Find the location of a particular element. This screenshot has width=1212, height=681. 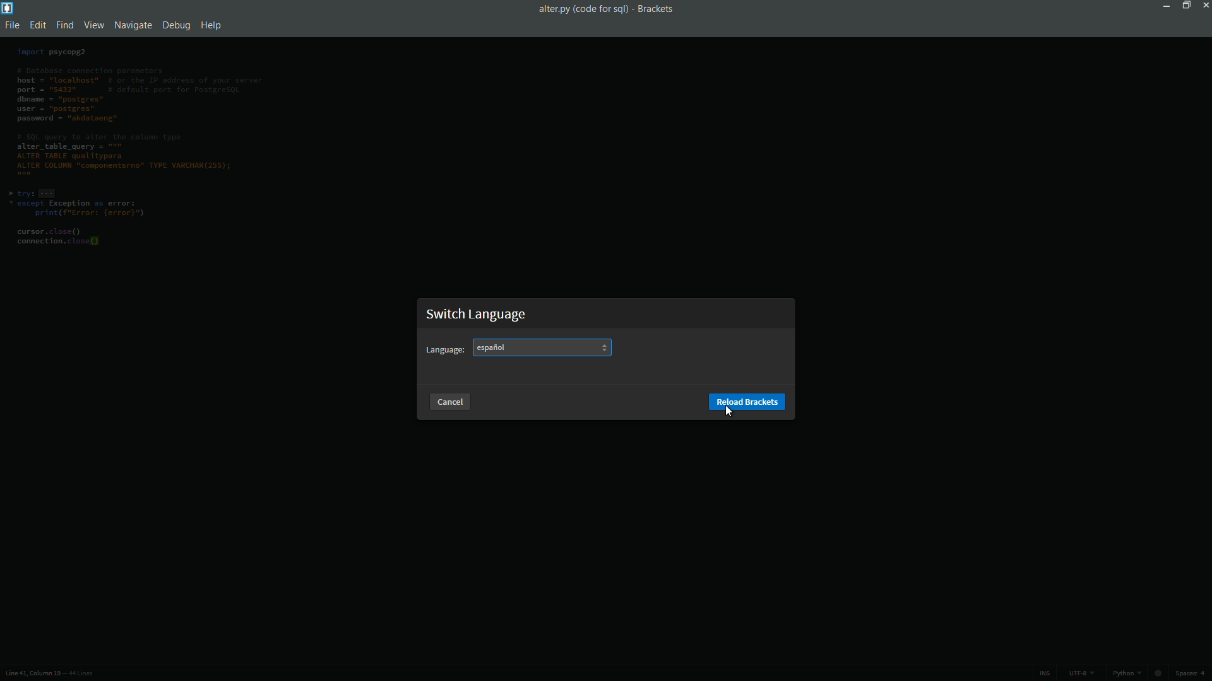

navigate menu is located at coordinates (131, 25).